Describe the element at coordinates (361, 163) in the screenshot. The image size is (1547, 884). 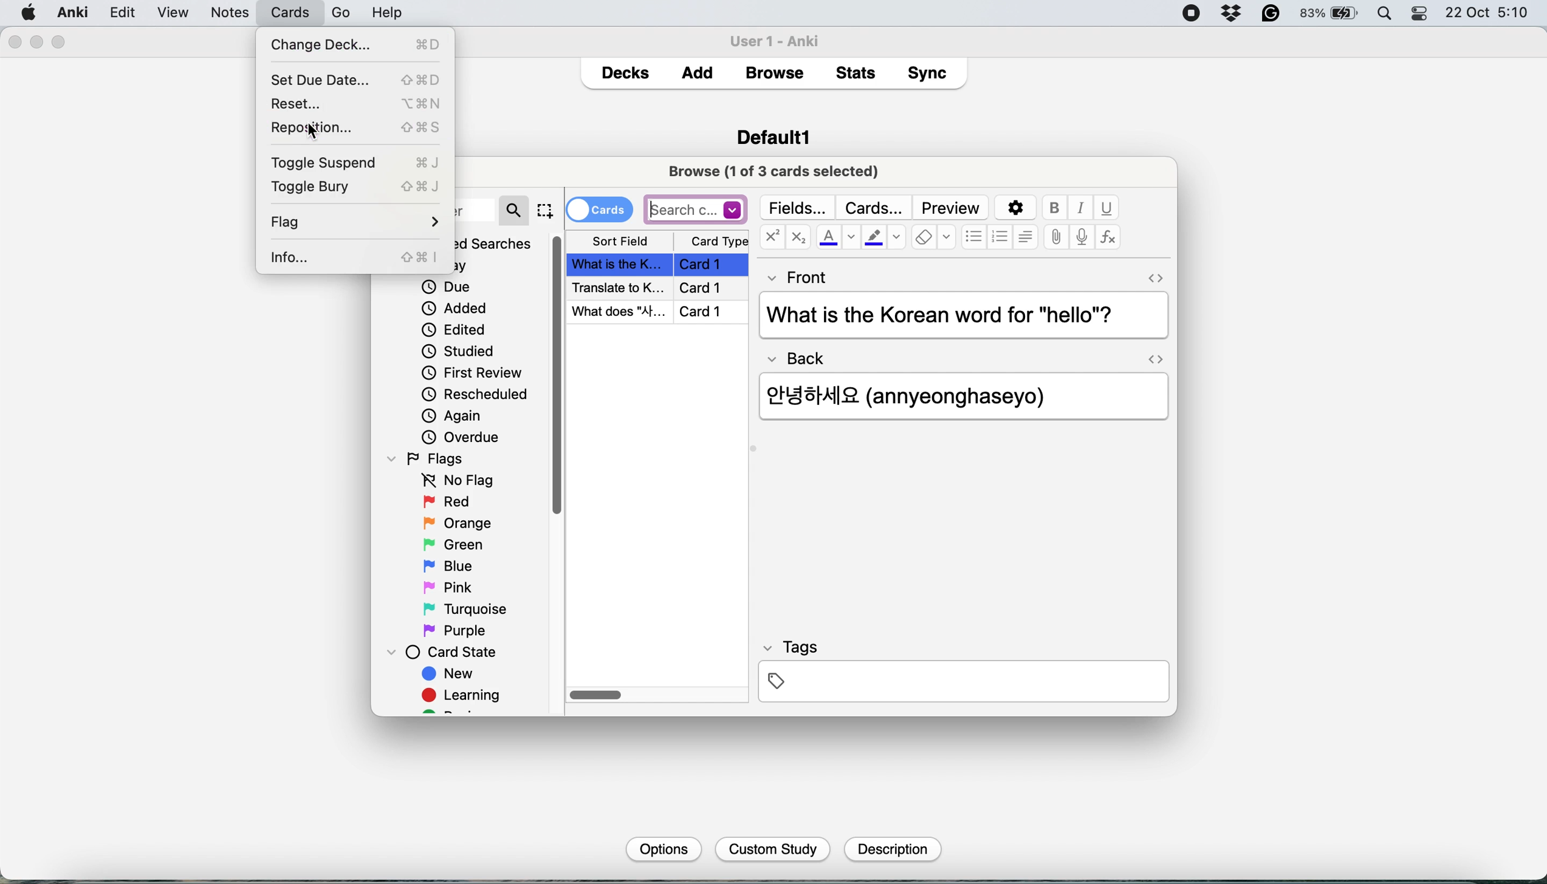
I see `toggle suspend` at that location.